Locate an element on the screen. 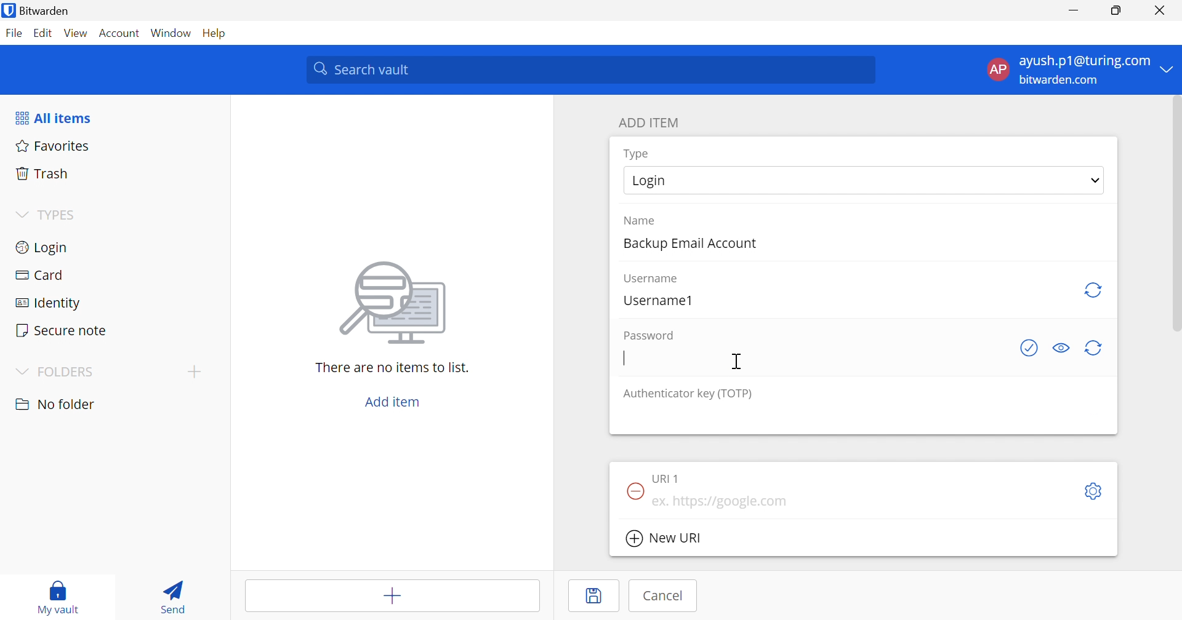  Type is located at coordinates (638, 154).